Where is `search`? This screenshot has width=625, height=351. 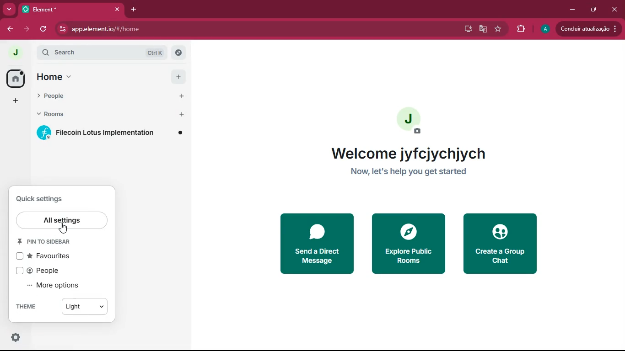
search is located at coordinates (102, 52).